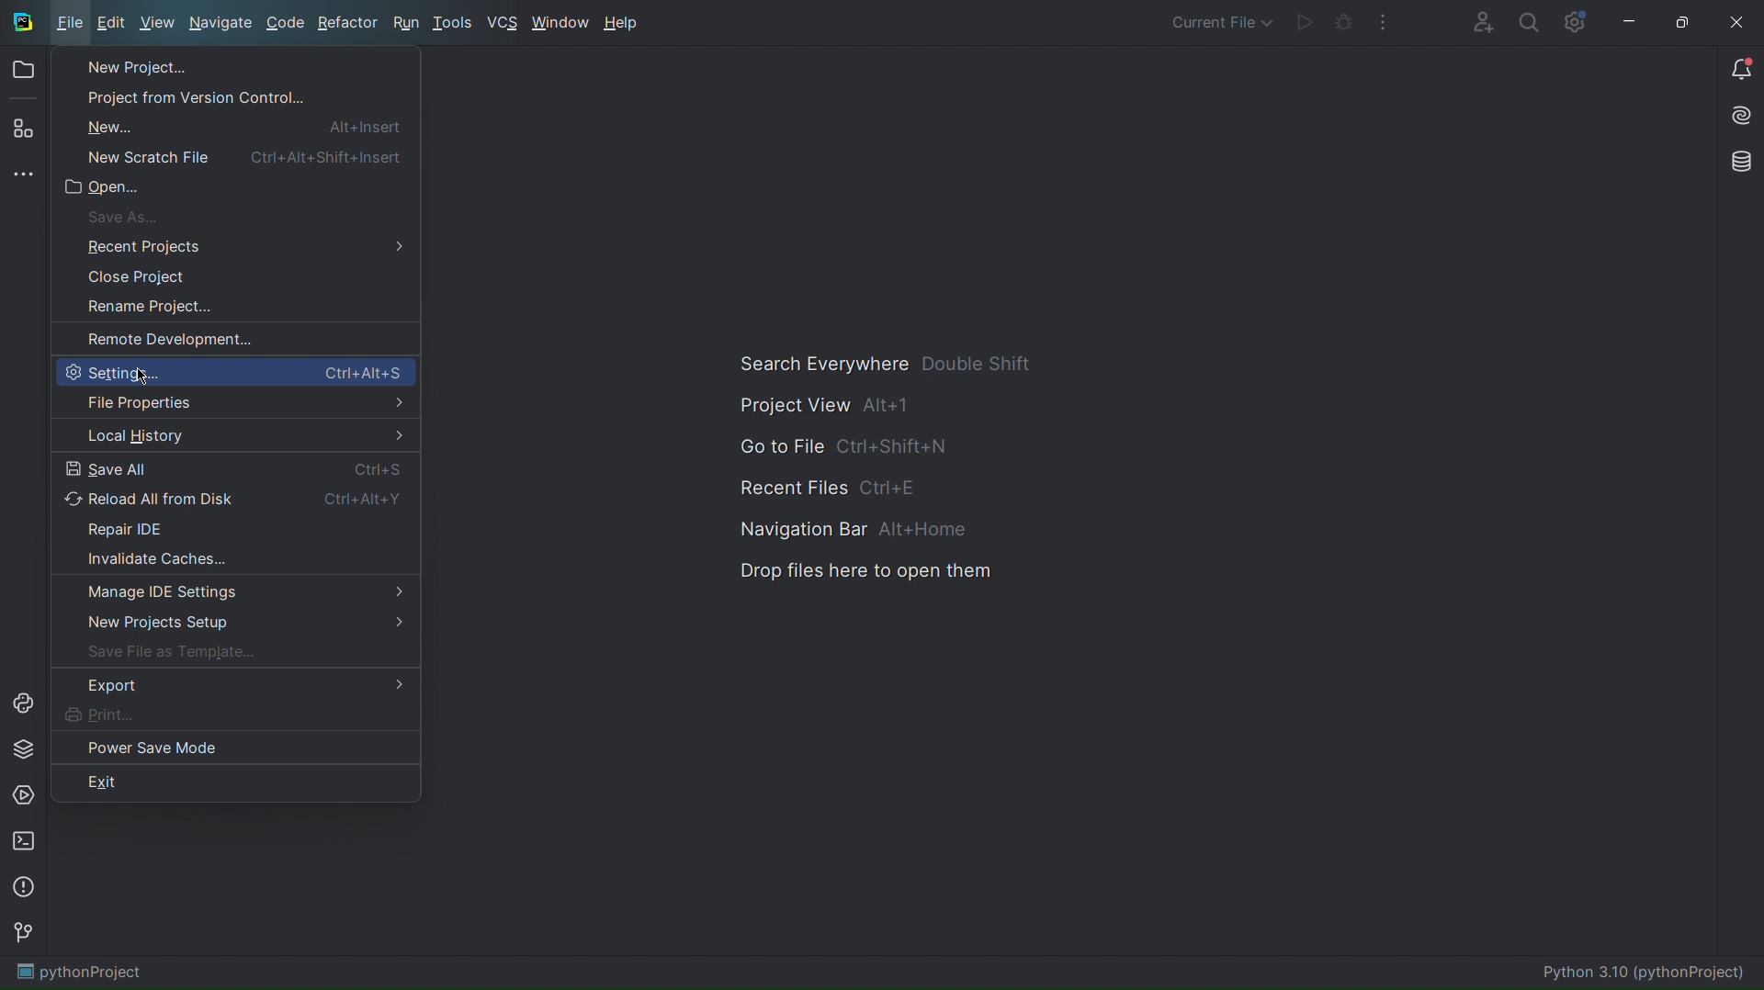 The width and height of the screenshot is (1764, 990). What do you see at coordinates (27, 842) in the screenshot?
I see `Terminal` at bounding box center [27, 842].